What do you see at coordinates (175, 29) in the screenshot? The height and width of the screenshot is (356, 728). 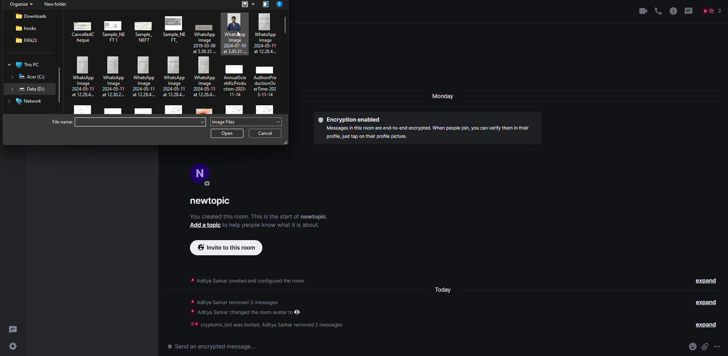 I see `click to select` at bounding box center [175, 29].